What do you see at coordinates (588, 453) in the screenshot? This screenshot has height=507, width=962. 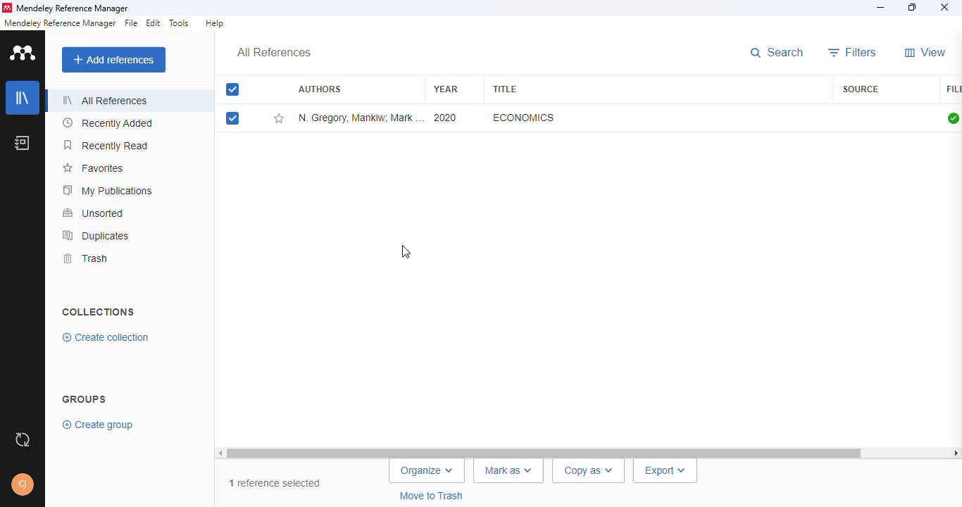 I see `scrollbar` at bounding box center [588, 453].